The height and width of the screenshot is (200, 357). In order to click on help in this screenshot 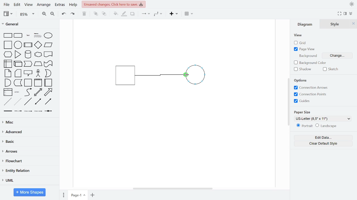, I will do `click(73, 5)`.